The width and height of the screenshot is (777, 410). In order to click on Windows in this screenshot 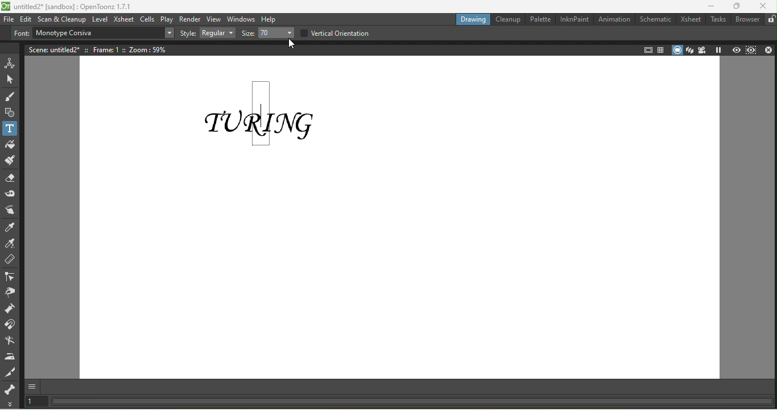, I will do `click(241, 20)`.